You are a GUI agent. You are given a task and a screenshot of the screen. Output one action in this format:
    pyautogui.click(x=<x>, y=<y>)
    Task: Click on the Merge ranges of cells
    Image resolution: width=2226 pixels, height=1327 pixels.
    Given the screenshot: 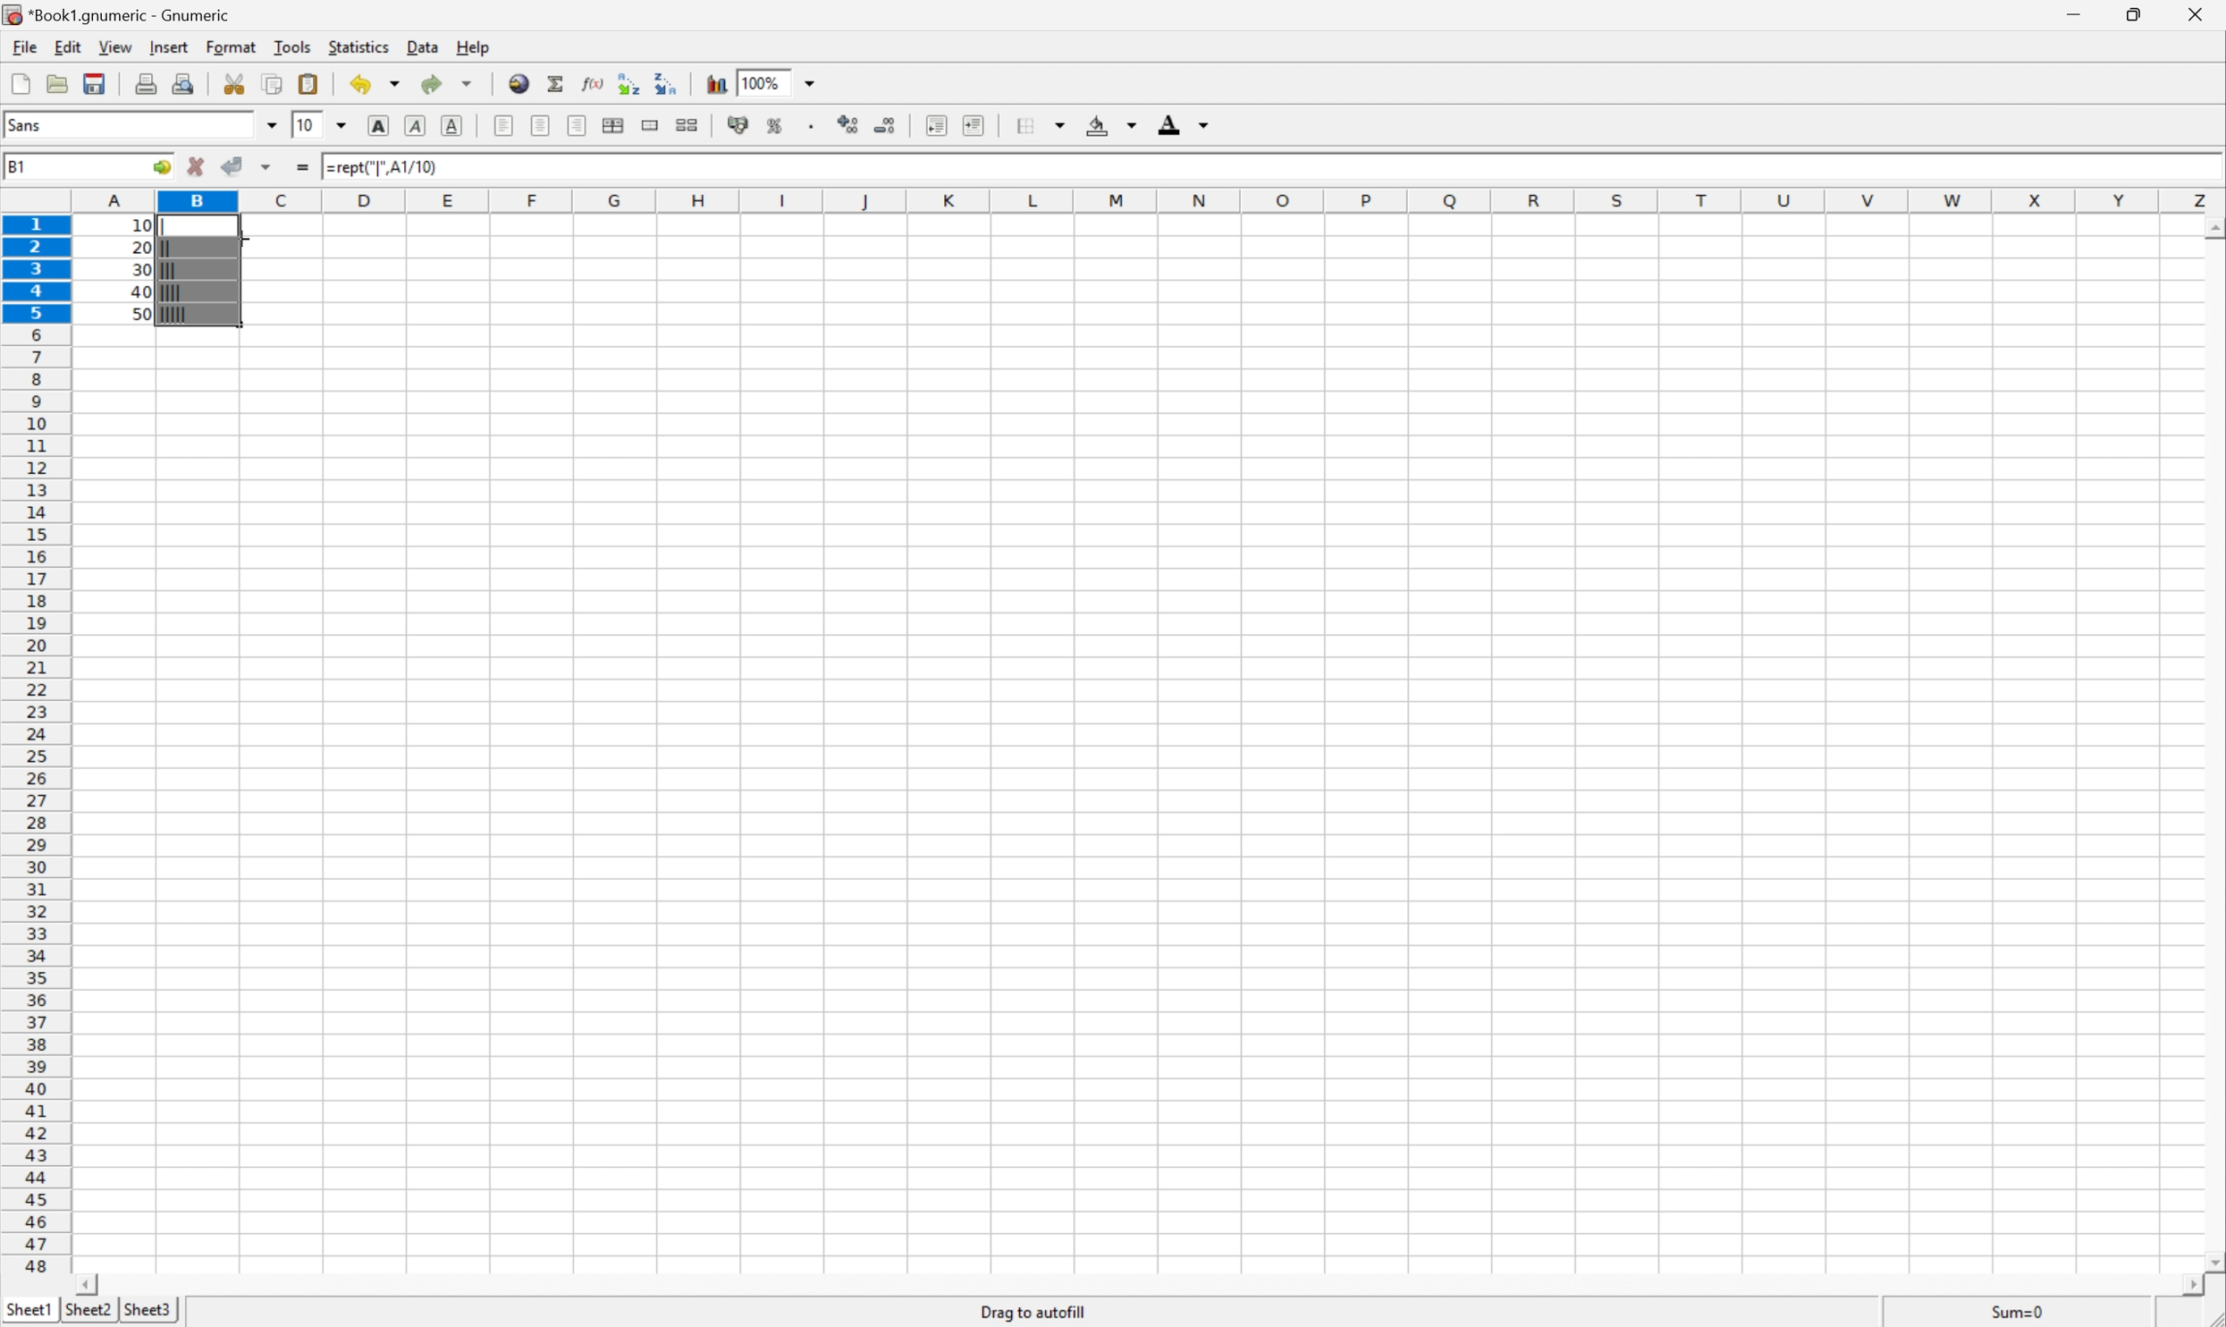 What is the action you would take?
    pyautogui.click(x=648, y=125)
    